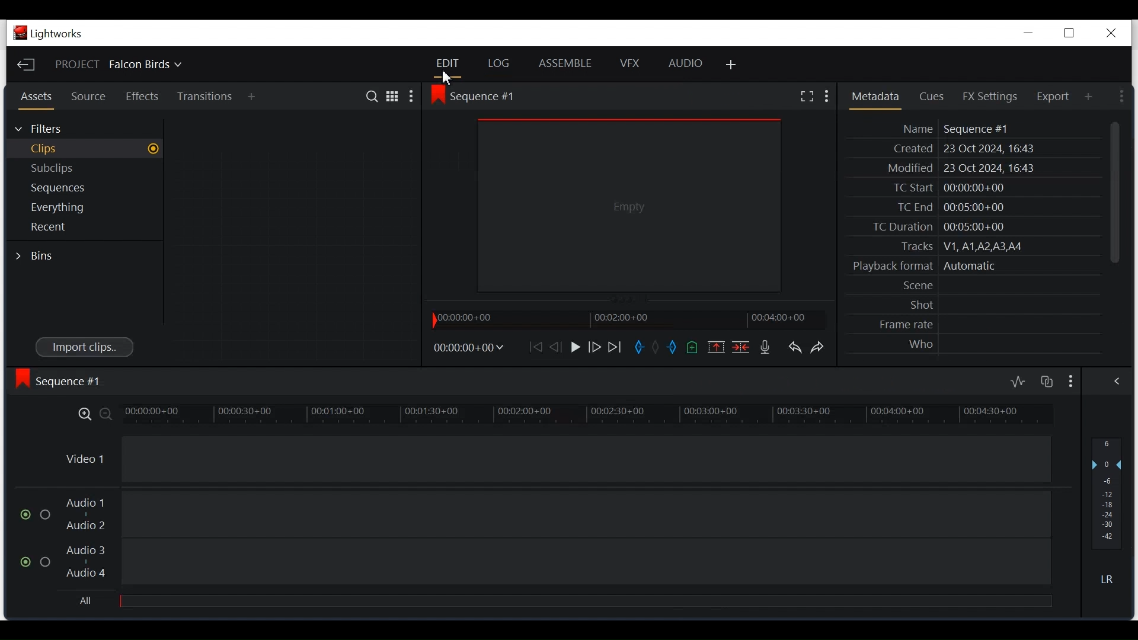 The height and width of the screenshot is (640, 1138). Describe the element at coordinates (960, 150) in the screenshot. I see `Created 23 Oct 2024, 16:42` at that location.